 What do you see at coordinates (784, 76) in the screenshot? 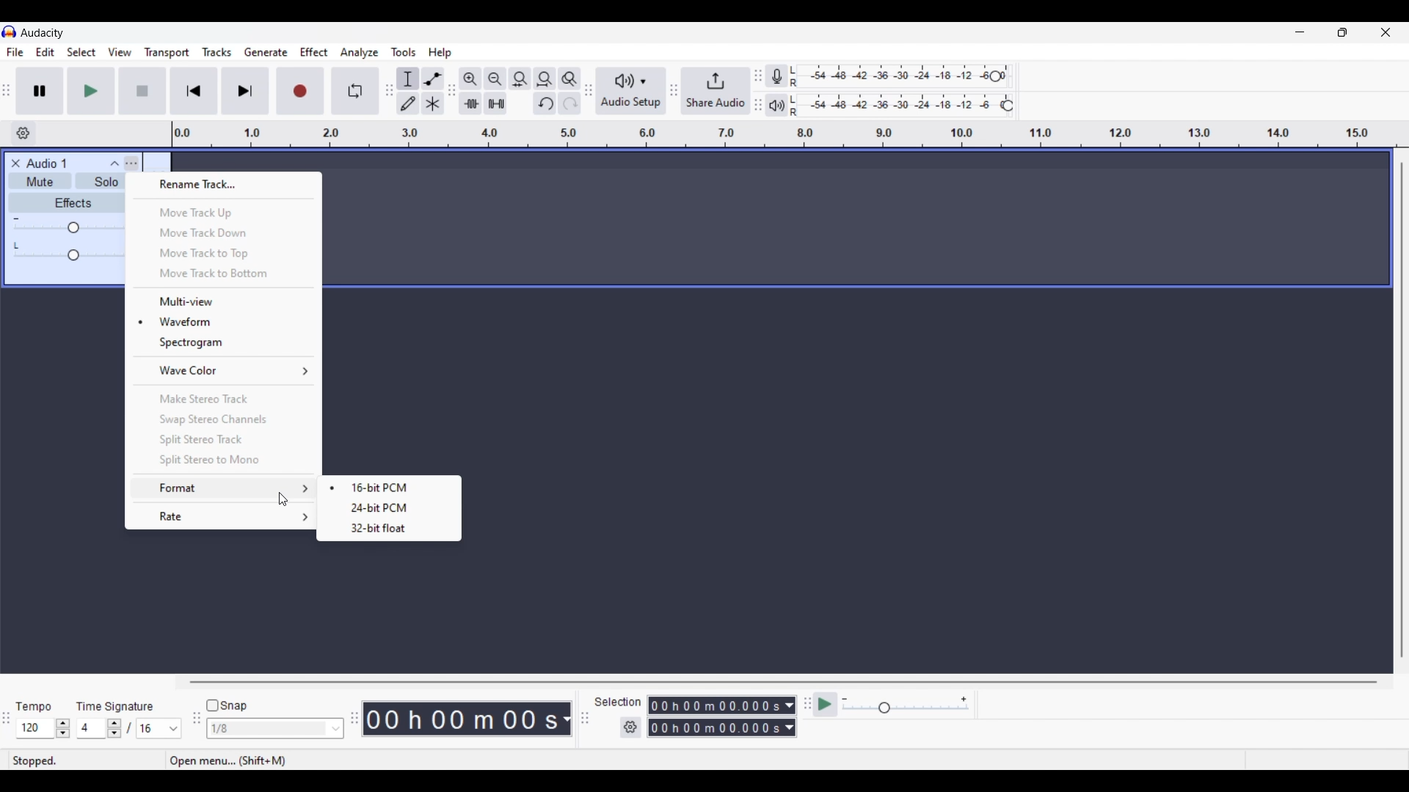
I see `Record meter` at bounding box center [784, 76].